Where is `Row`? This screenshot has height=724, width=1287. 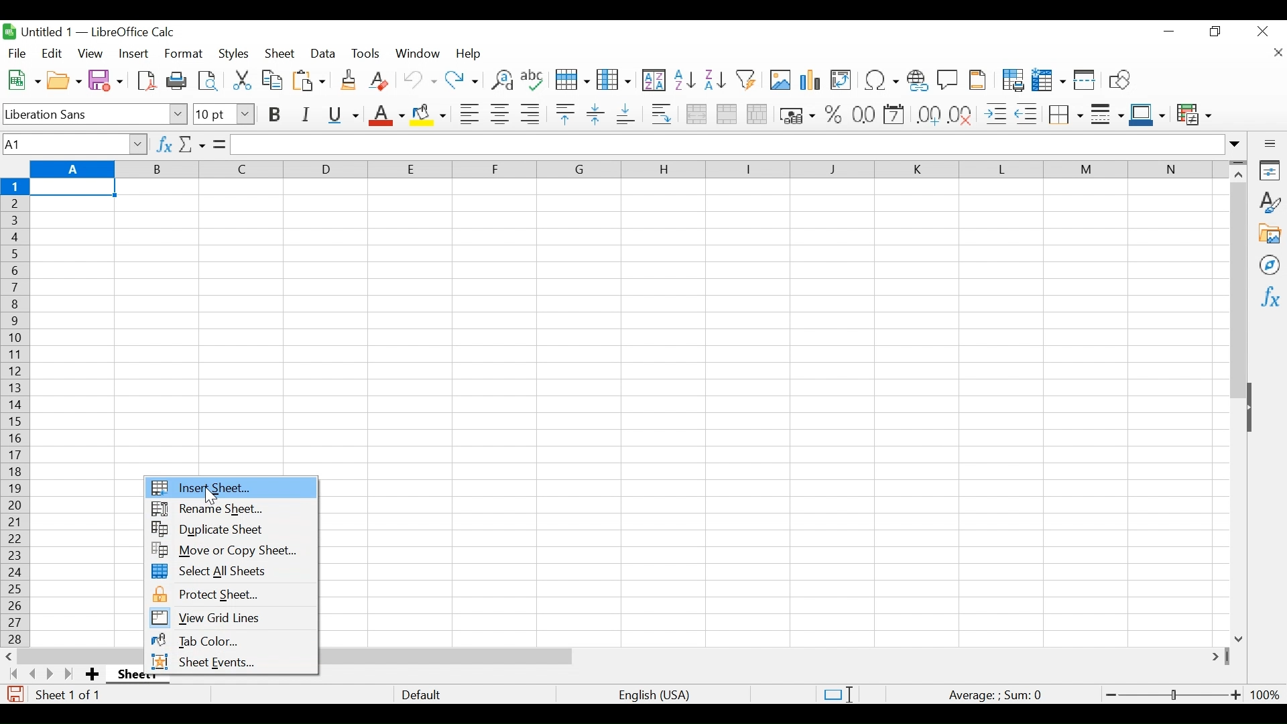 Row is located at coordinates (570, 80).